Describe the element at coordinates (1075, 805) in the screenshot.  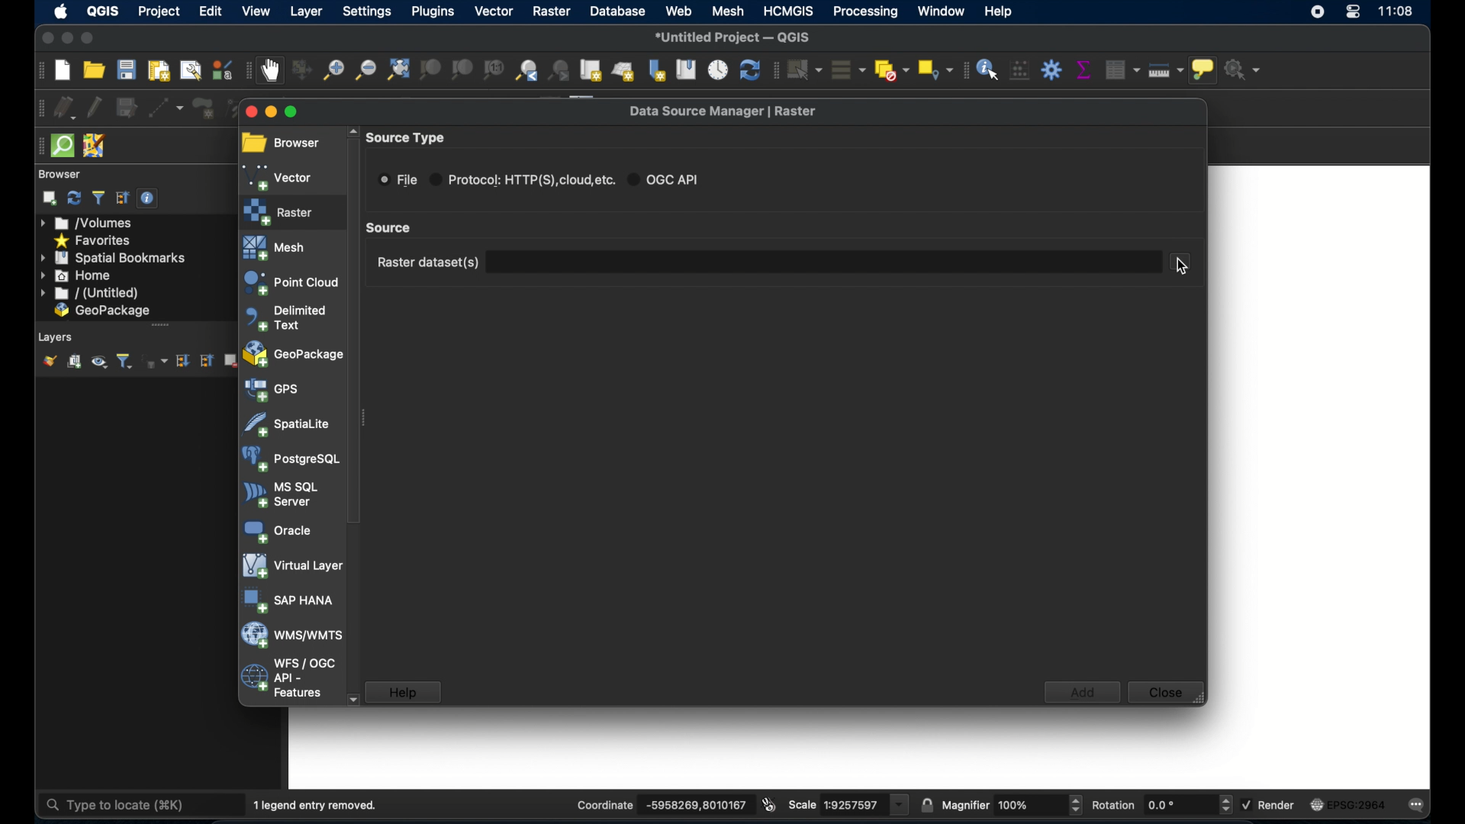
I see `Increase or decrease` at that location.